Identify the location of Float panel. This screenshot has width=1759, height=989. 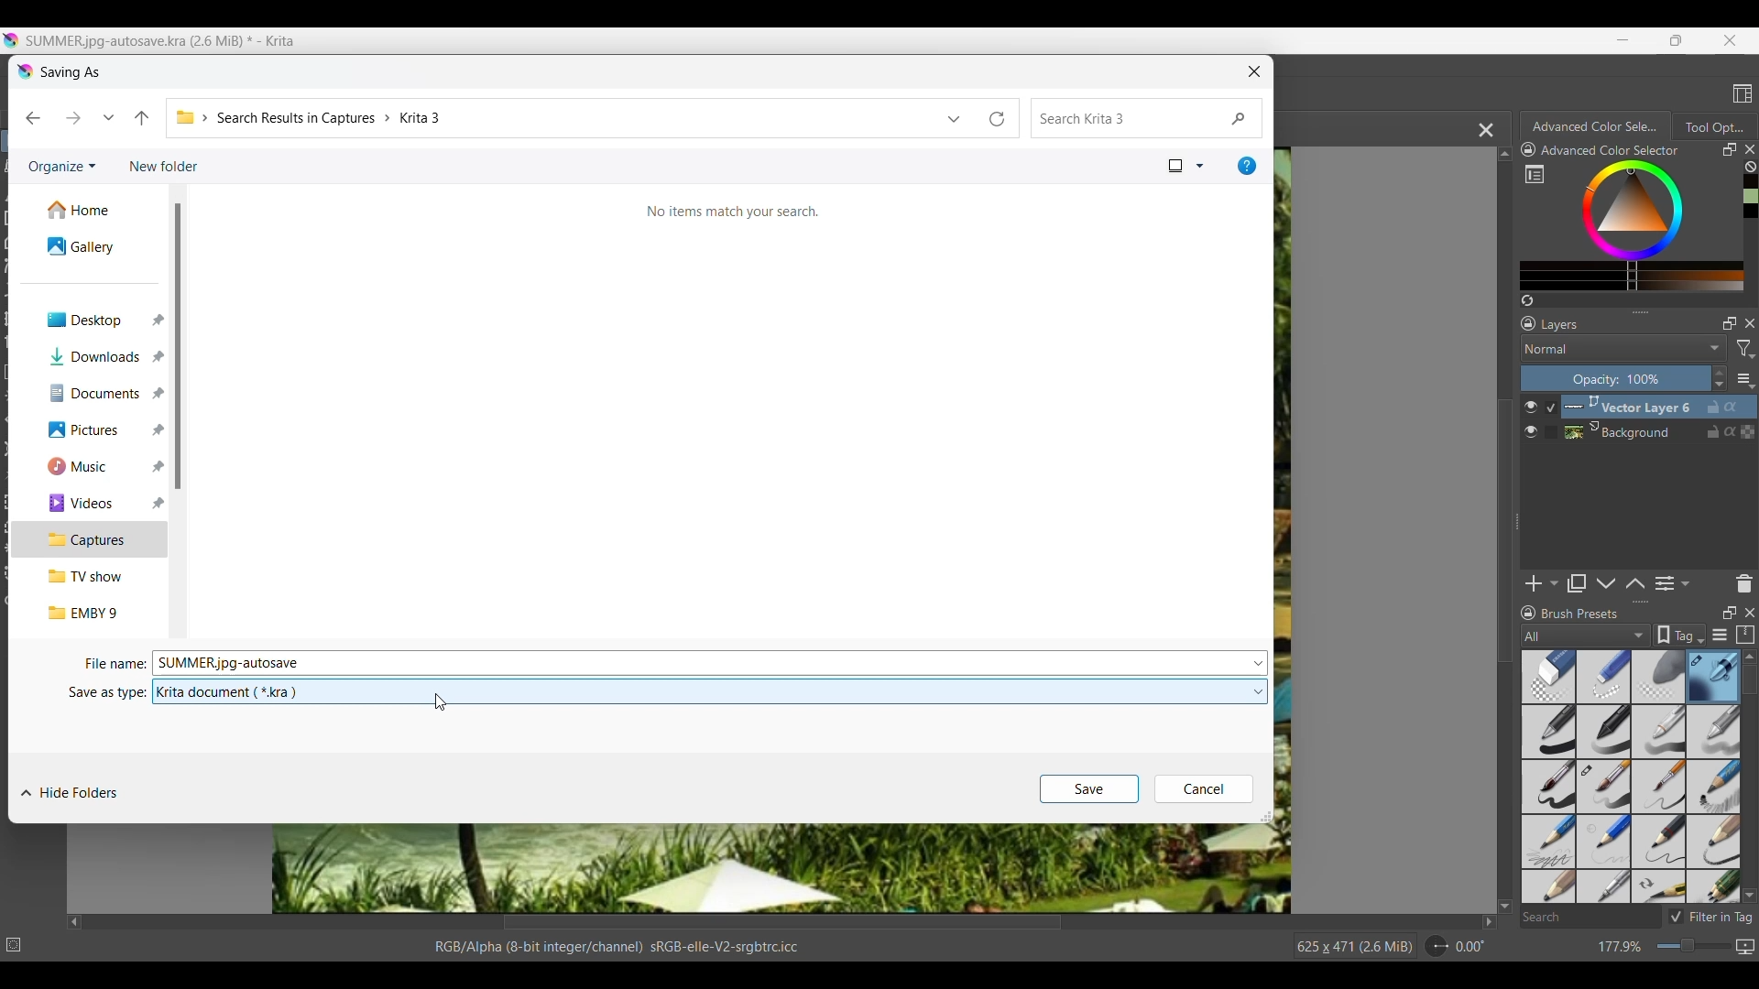
(1729, 149).